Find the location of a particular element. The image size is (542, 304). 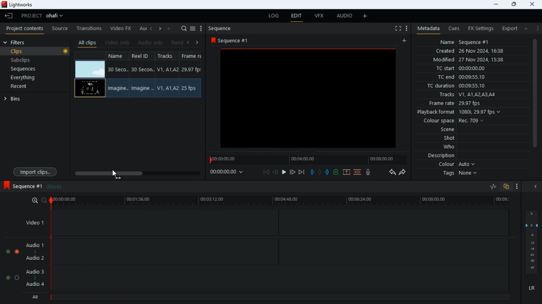

Sequence #1 is located at coordinates (23, 186).